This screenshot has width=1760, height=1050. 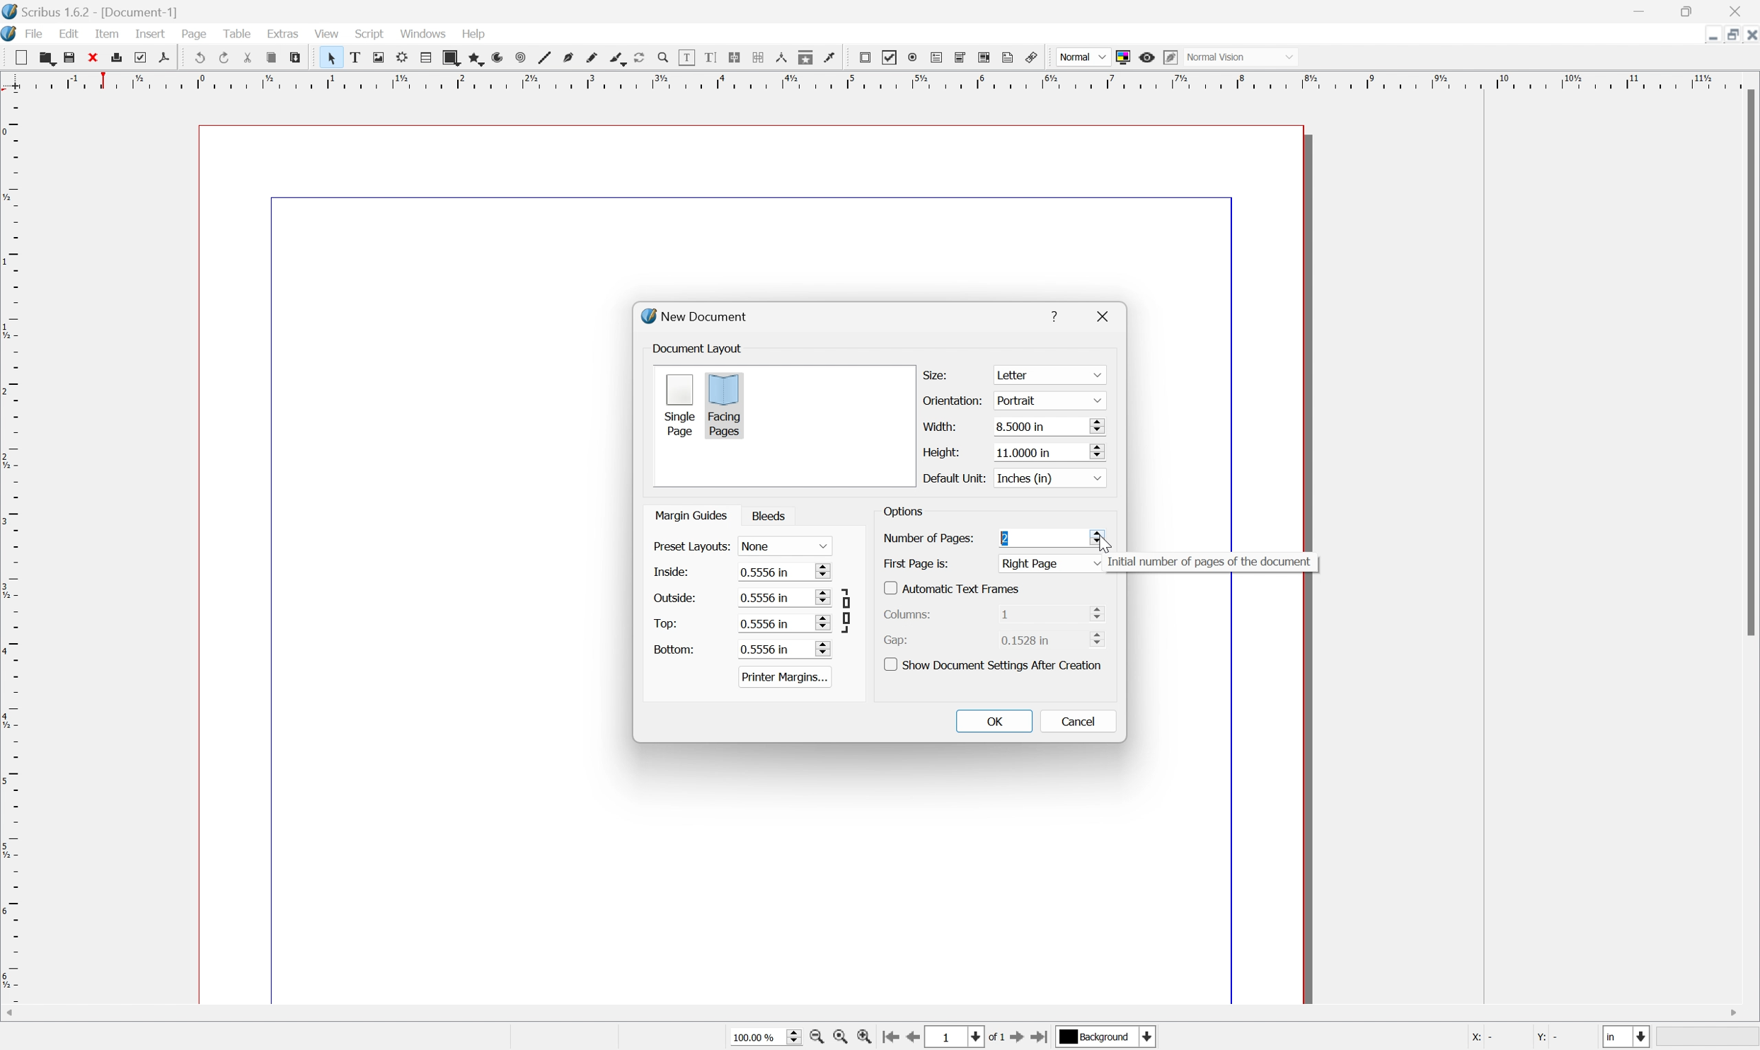 What do you see at coordinates (74, 57) in the screenshot?
I see `Save` at bounding box center [74, 57].